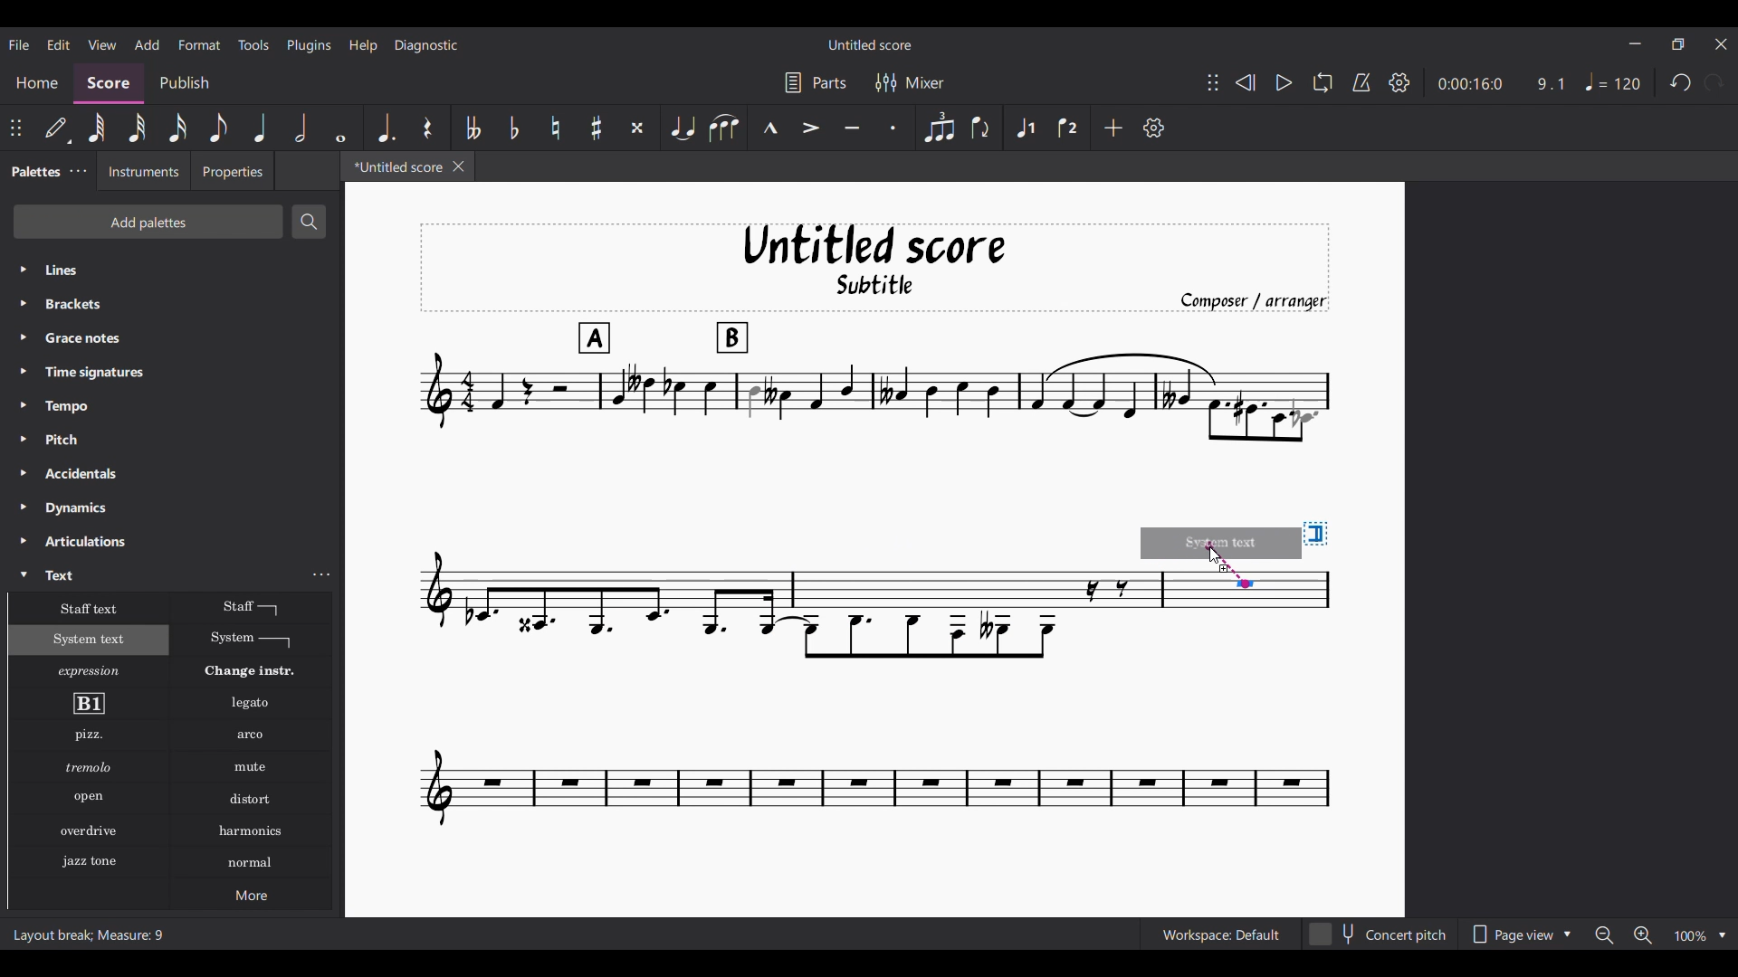  What do you see at coordinates (1643, 934) in the screenshot?
I see `Zoom in` at bounding box center [1643, 934].